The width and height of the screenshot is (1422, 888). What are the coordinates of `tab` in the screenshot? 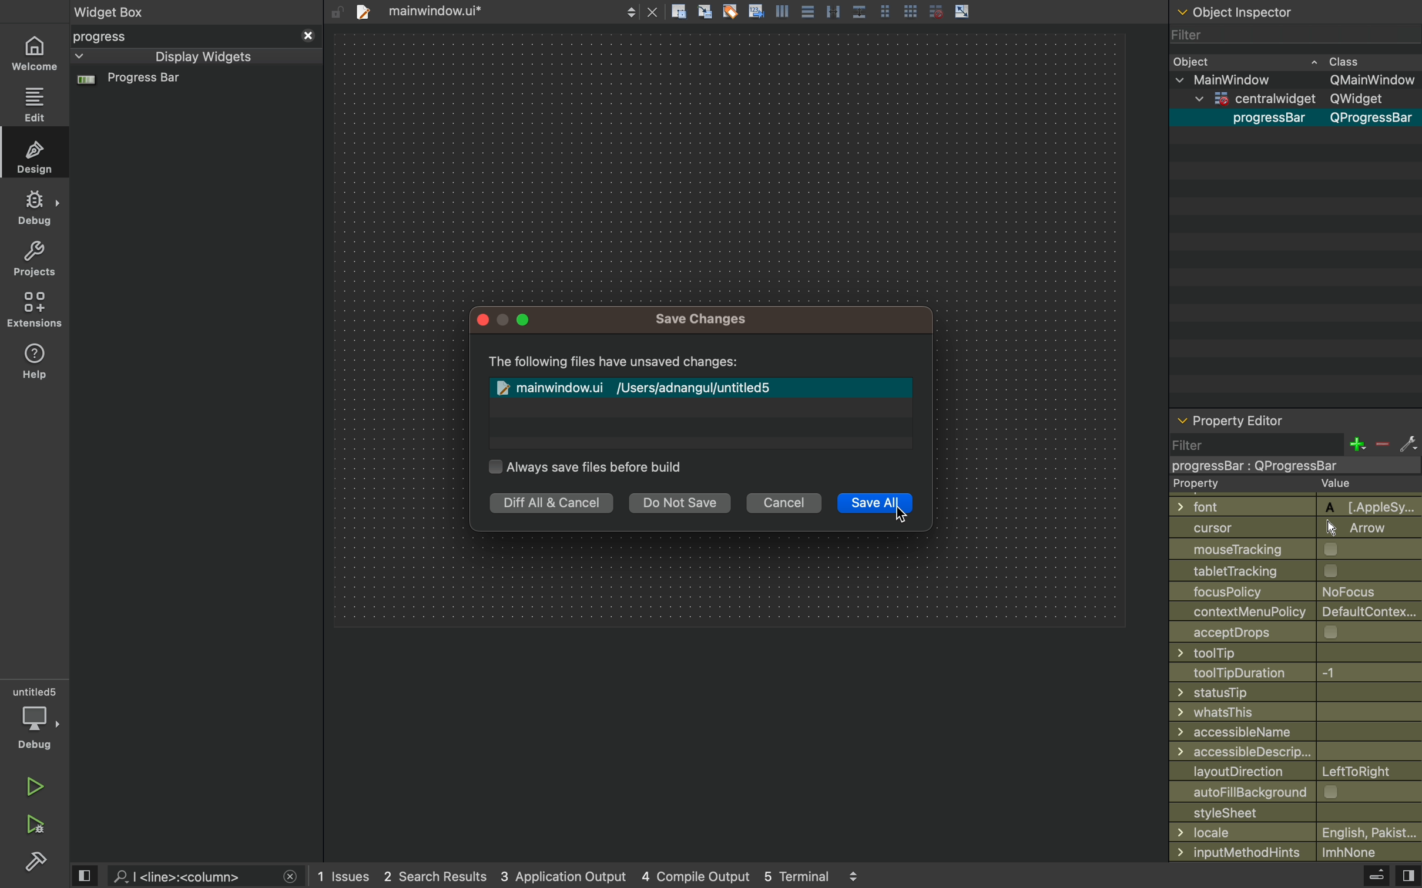 It's located at (504, 10).